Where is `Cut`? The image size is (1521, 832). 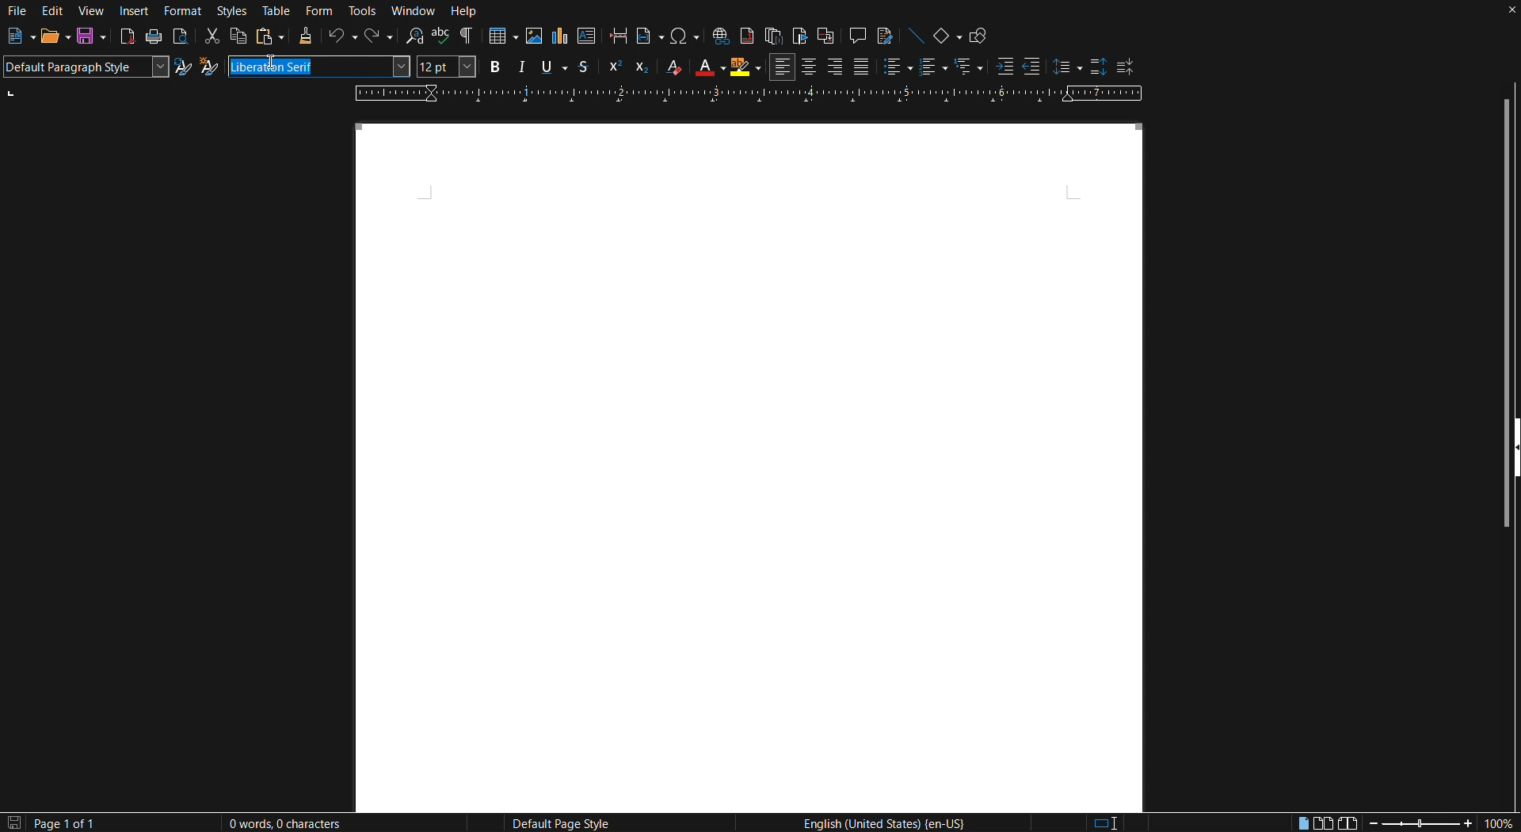 Cut is located at coordinates (210, 38).